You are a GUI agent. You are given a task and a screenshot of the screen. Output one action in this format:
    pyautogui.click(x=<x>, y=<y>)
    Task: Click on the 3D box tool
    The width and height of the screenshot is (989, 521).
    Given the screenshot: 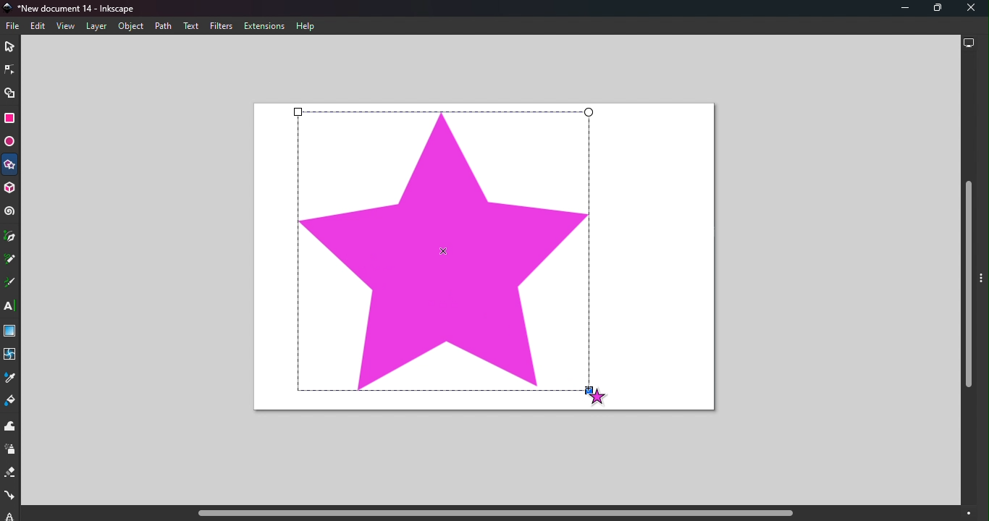 What is the action you would take?
    pyautogui.click(x=12, y=188)
    